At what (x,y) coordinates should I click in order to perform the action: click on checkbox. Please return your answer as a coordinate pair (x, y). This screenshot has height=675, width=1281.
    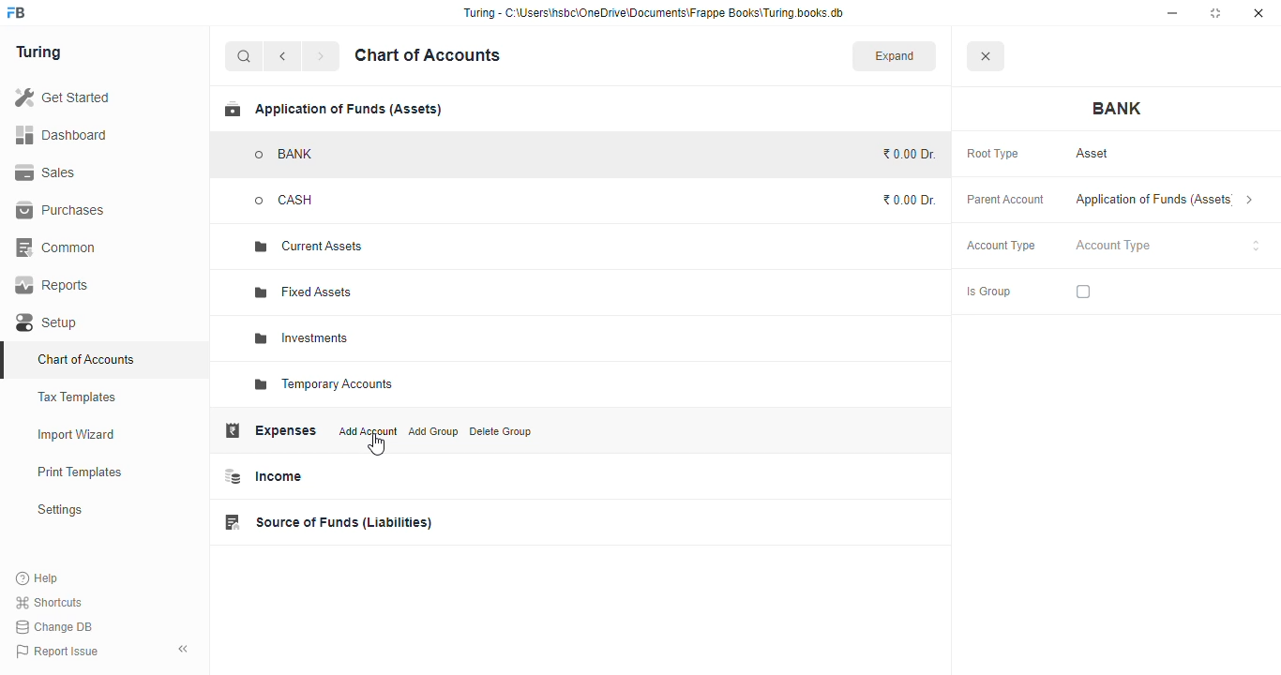
    Looking at the image, I should click on (1083, 292).